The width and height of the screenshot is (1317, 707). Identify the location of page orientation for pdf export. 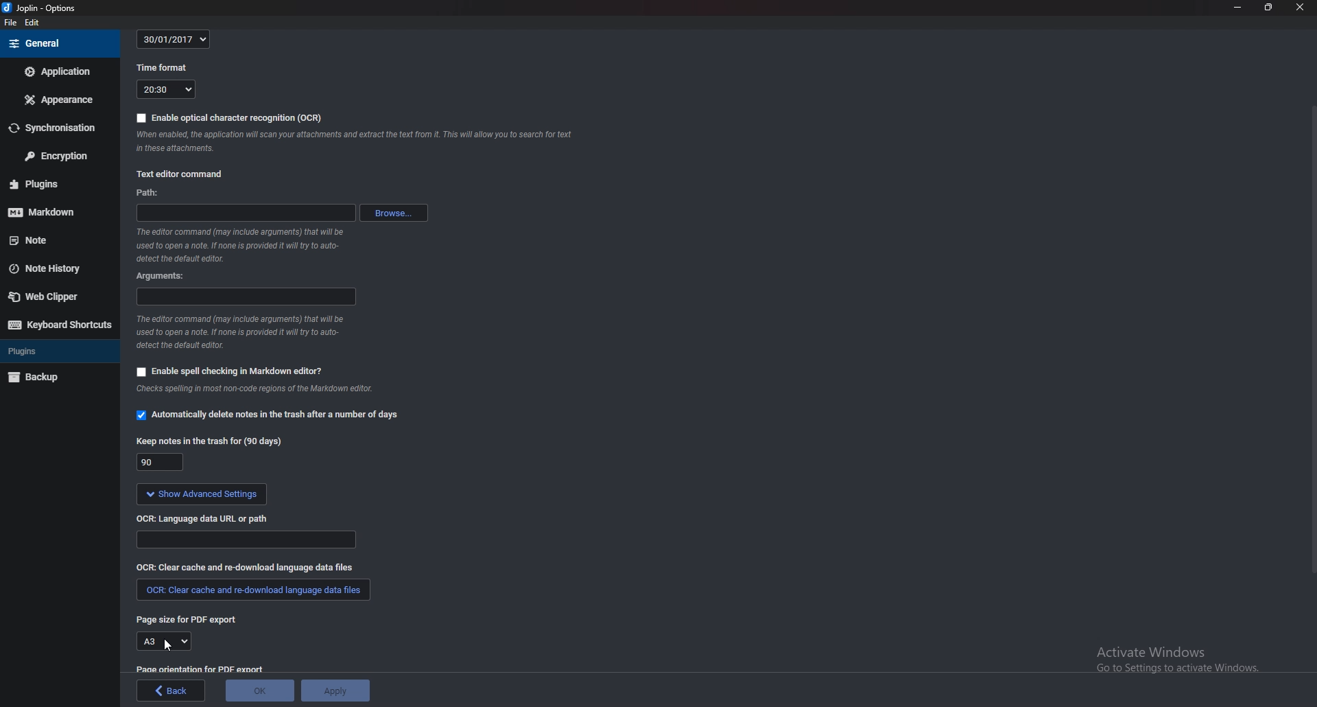
(199, 669).